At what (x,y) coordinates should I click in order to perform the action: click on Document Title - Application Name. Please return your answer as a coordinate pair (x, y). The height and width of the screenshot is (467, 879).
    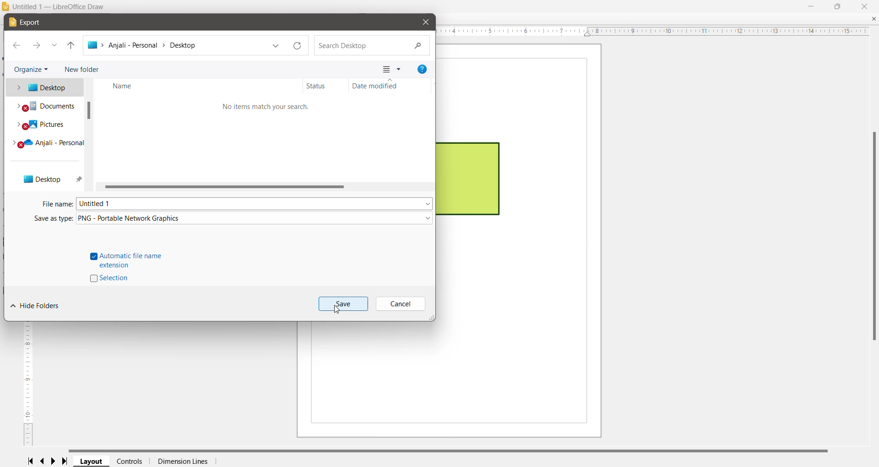
    Looking at the image, I should click on (61, 7).